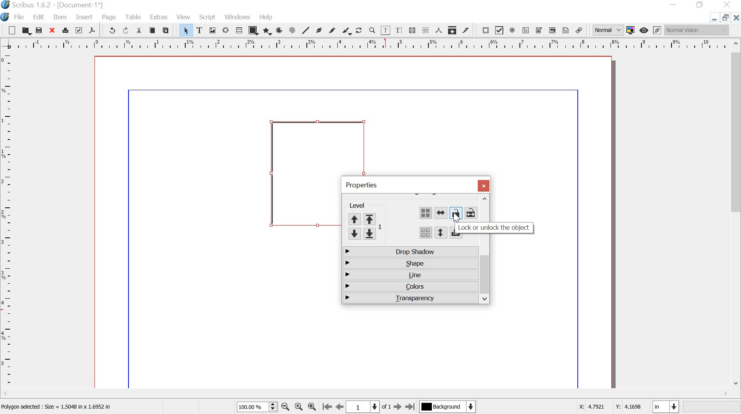 The image size is (741, 414). I want to click on zoom in and out, so click(273, 406).